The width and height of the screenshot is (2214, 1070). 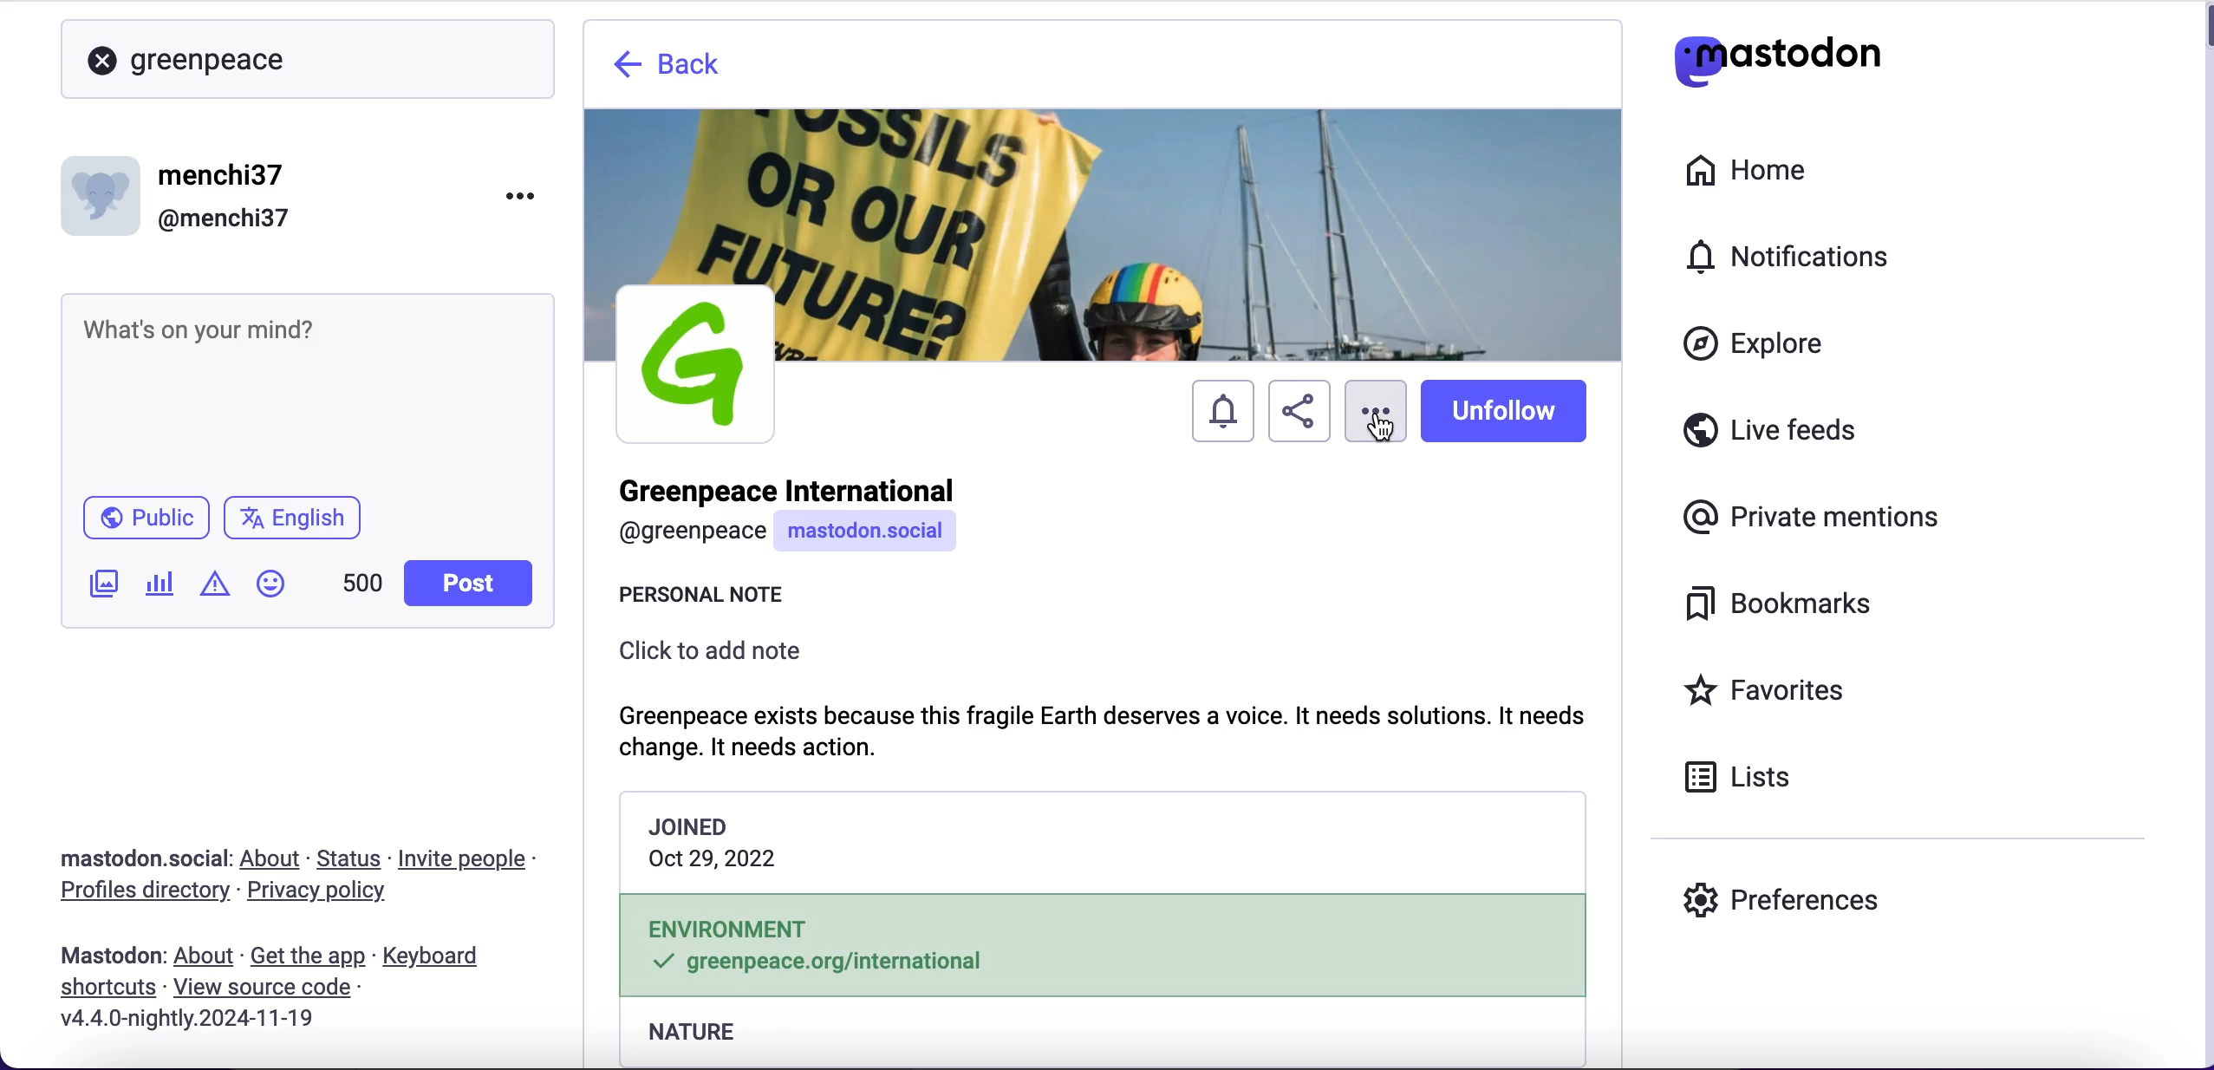 What do you see at coordinates (1102, 949) in the screenshot?
I see `environment` at bounding box center [1102, 949].